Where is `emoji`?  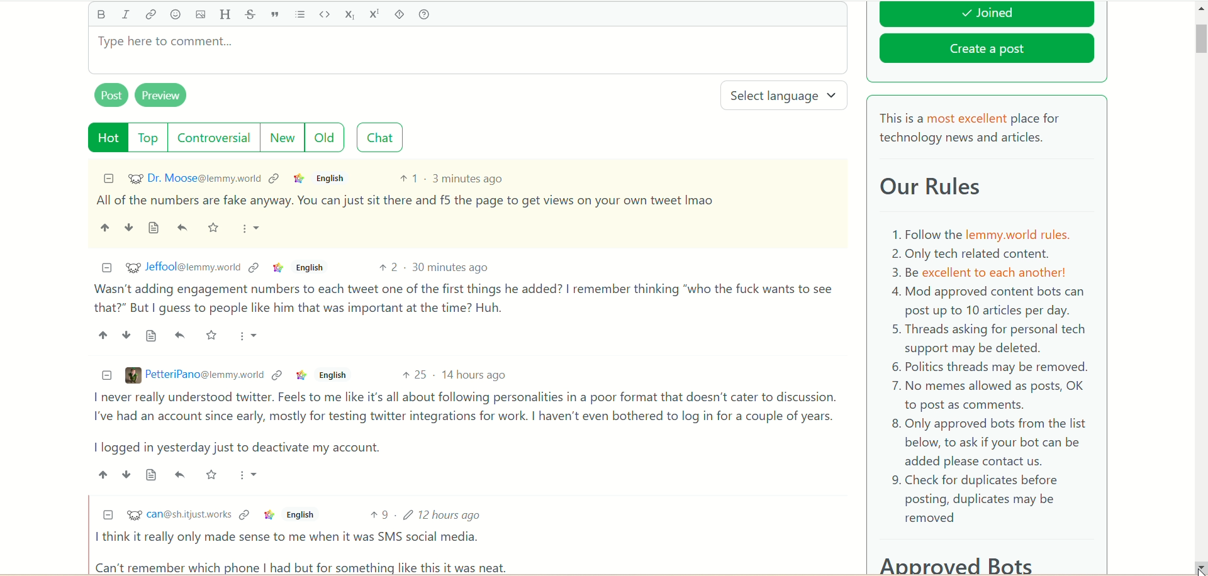 emoji is located at coordinates (176, 15).